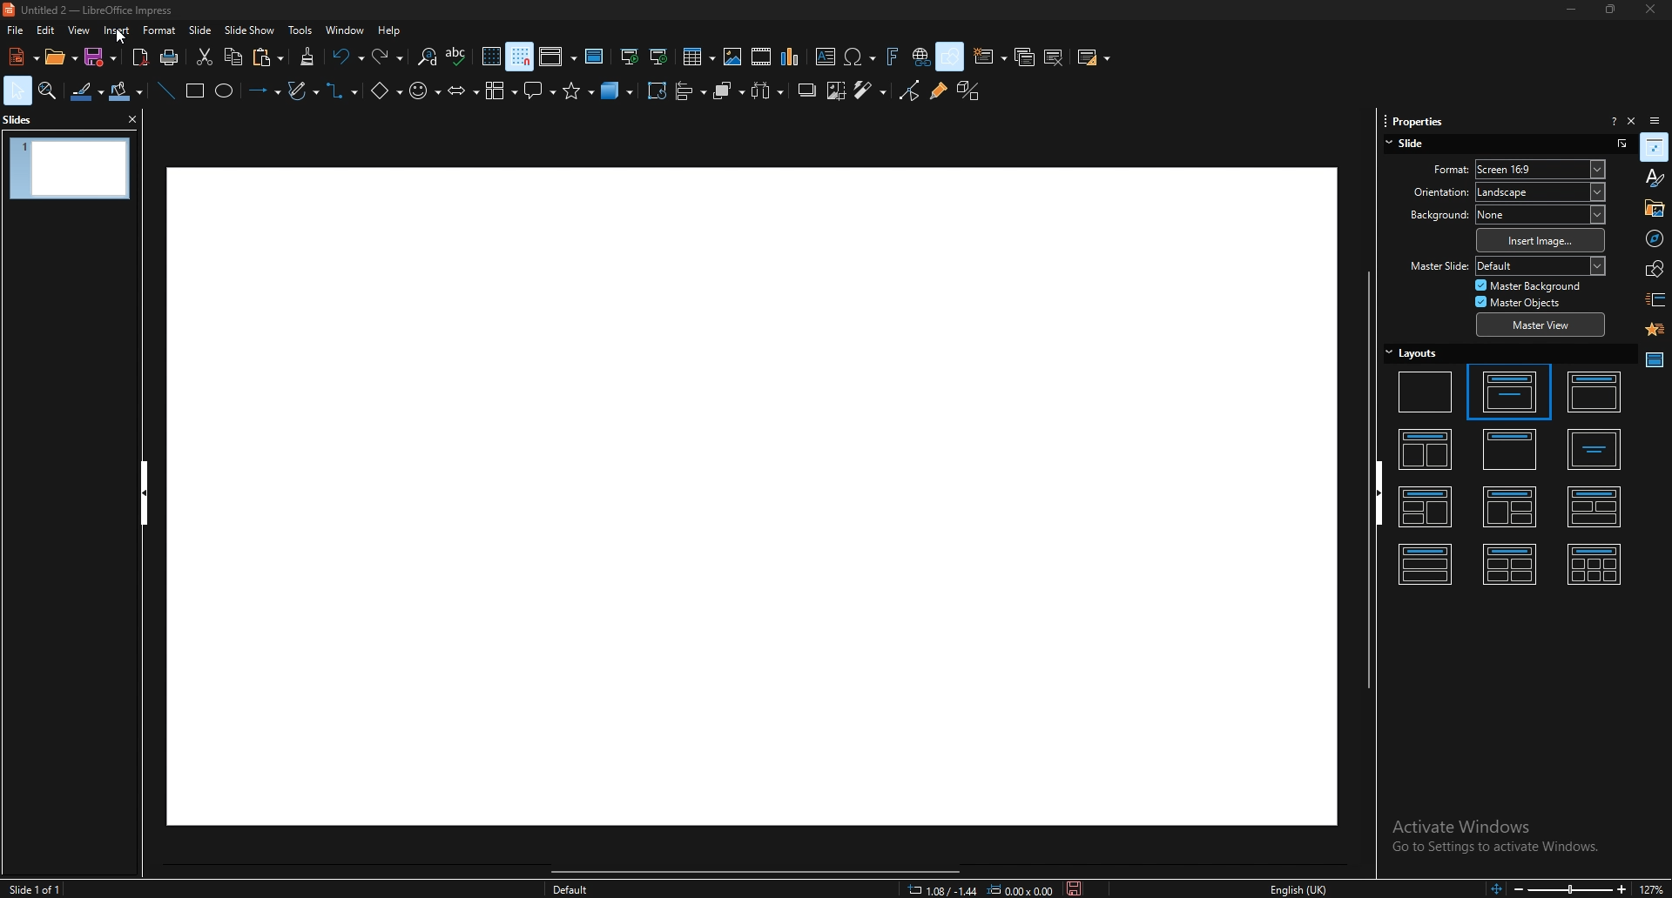 The width and height of the screenshot is (1672, 898). I want to click on rectangle, so click(193, 91).